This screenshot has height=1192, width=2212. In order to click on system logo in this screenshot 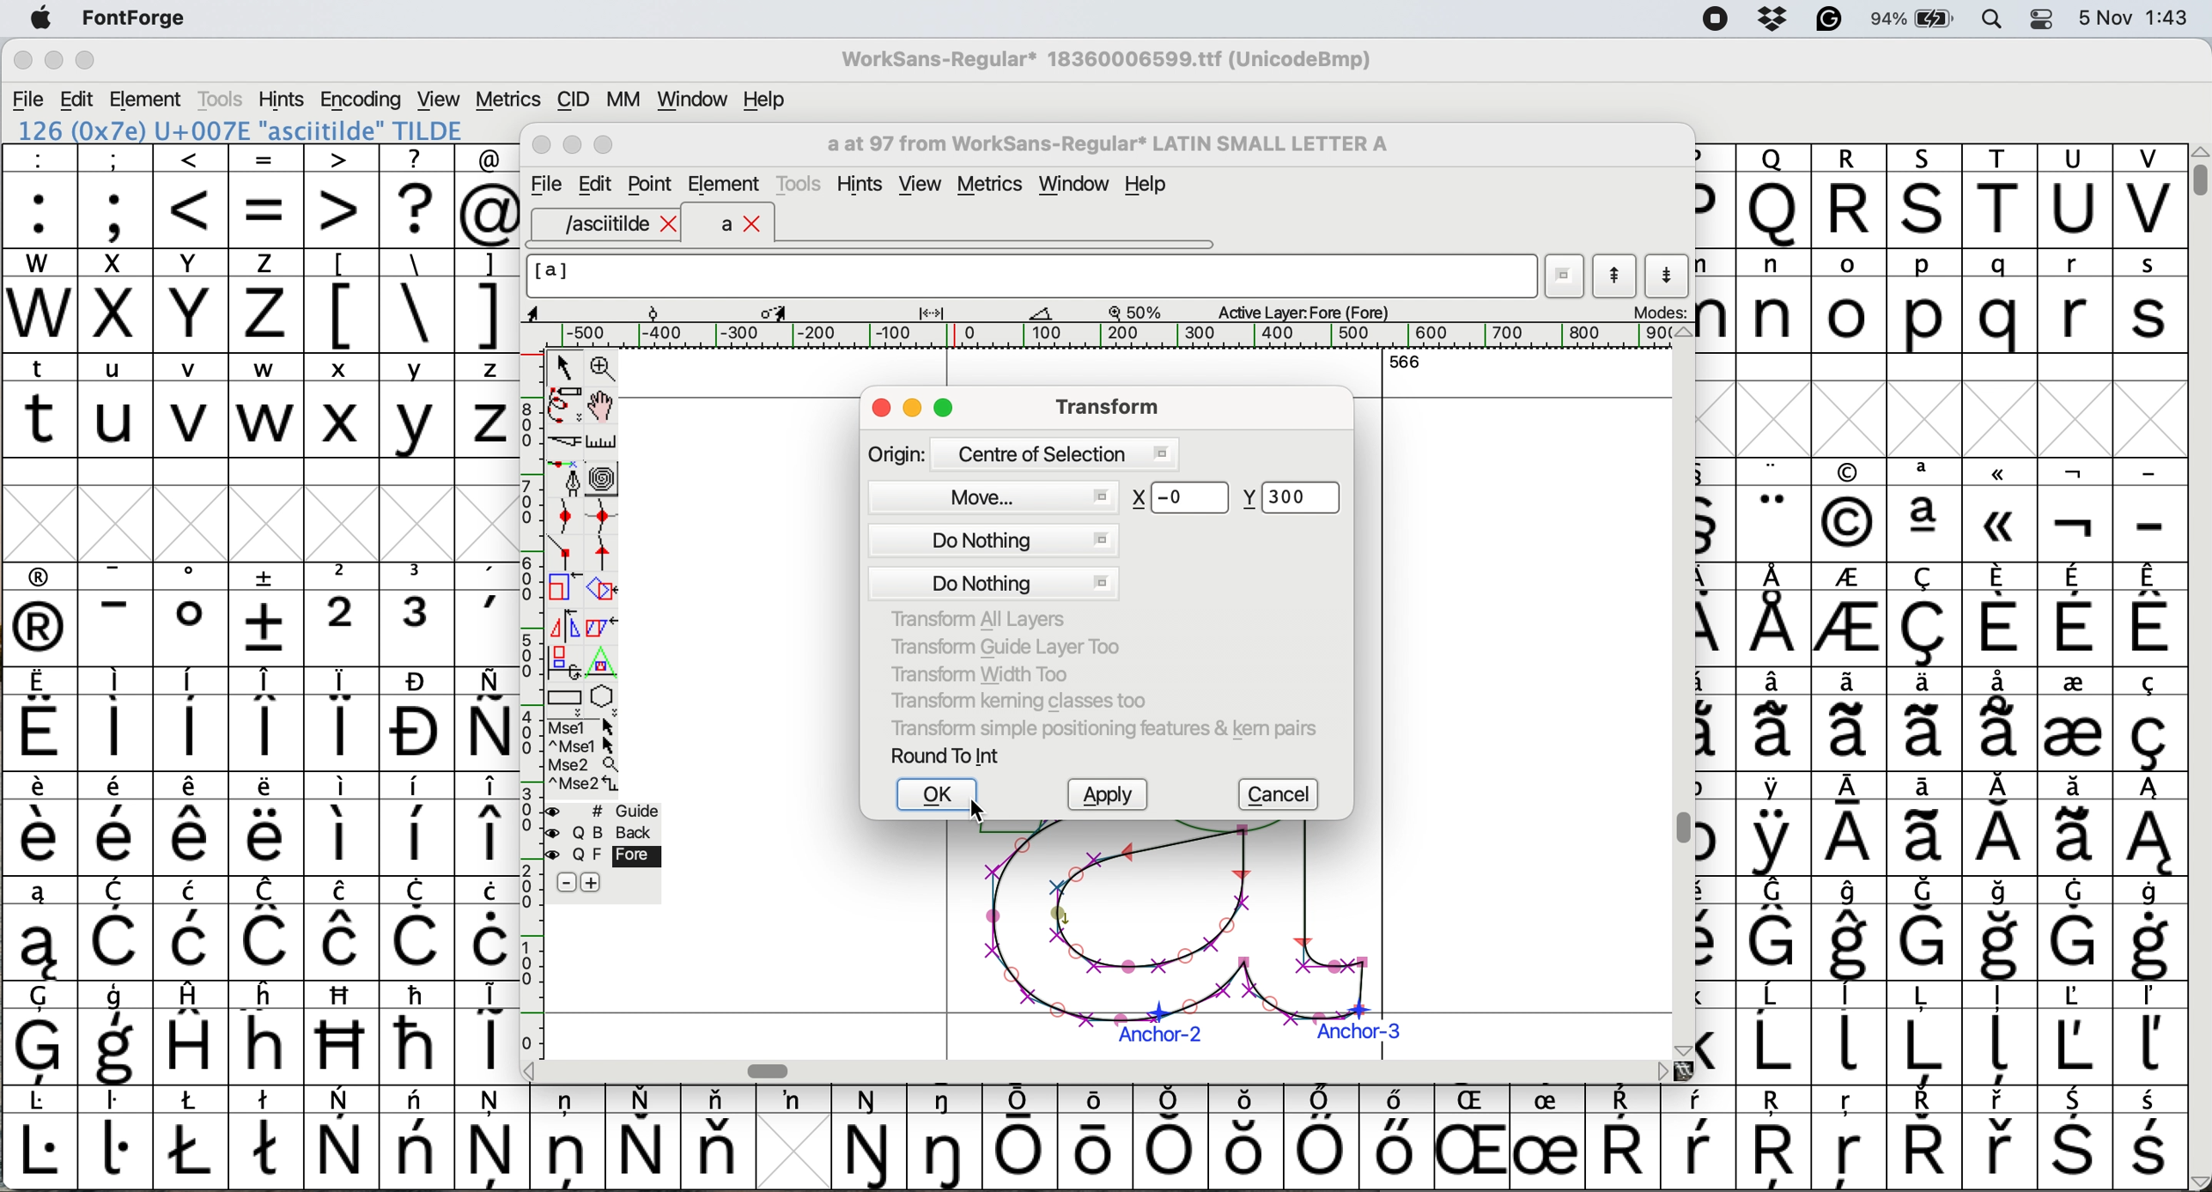, I will do `click(40, 20)`.